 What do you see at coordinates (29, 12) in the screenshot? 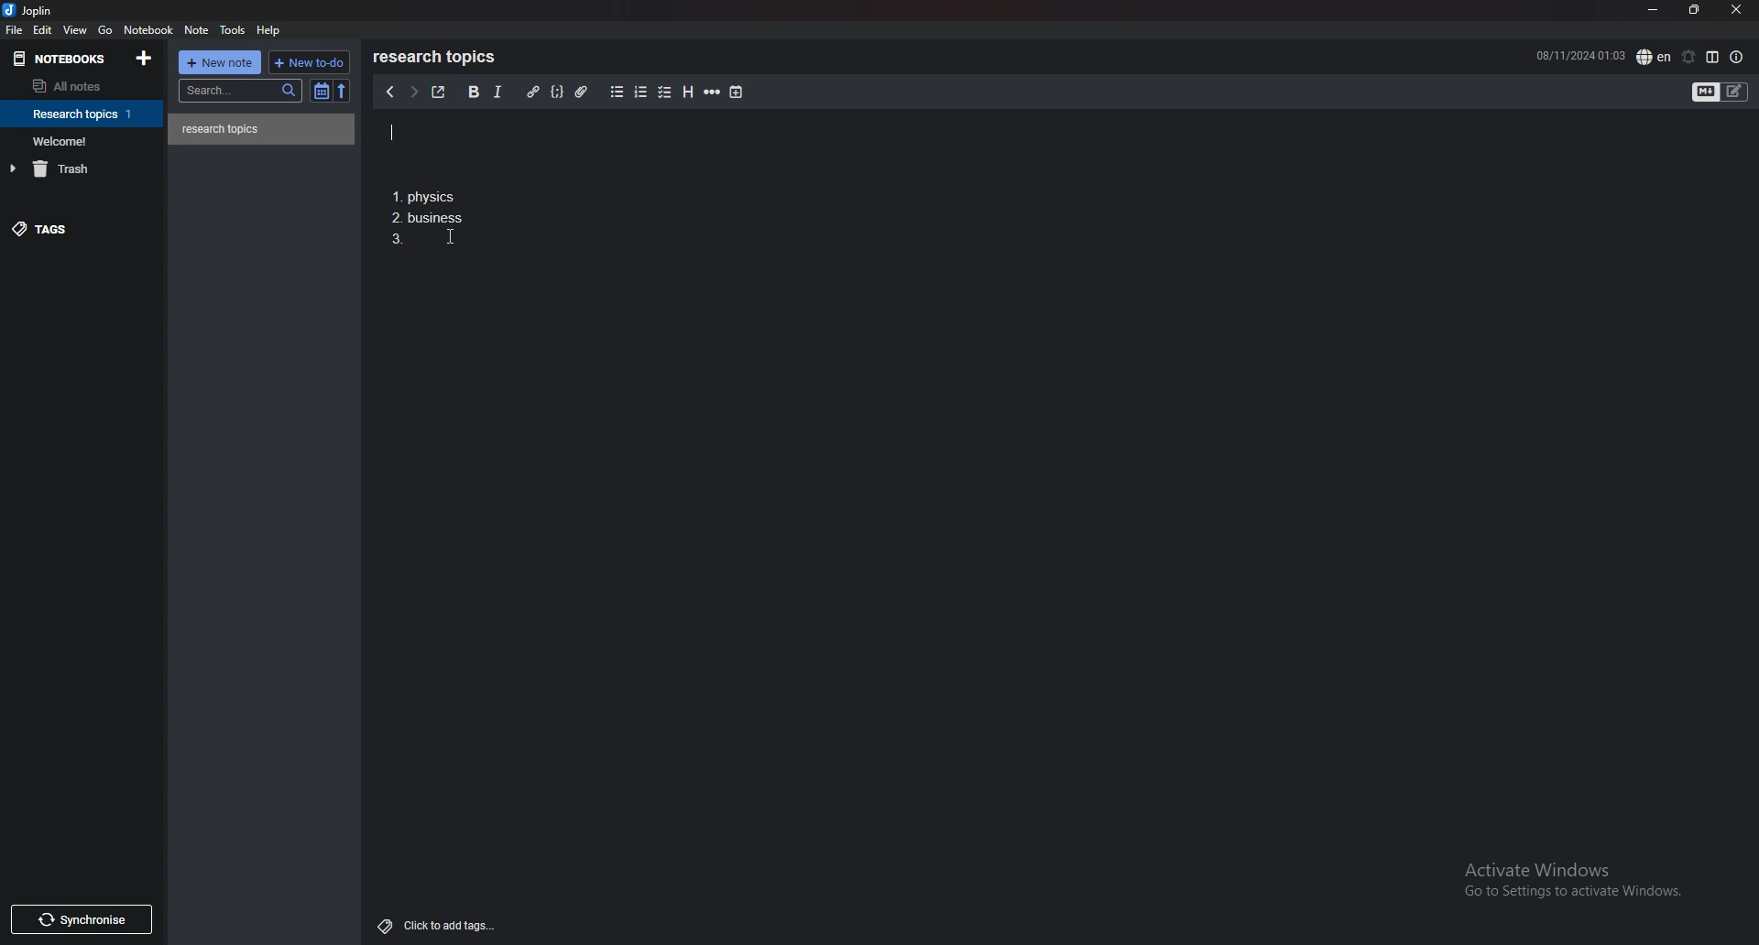
I see `joplin` at bounding box center [29, 12].